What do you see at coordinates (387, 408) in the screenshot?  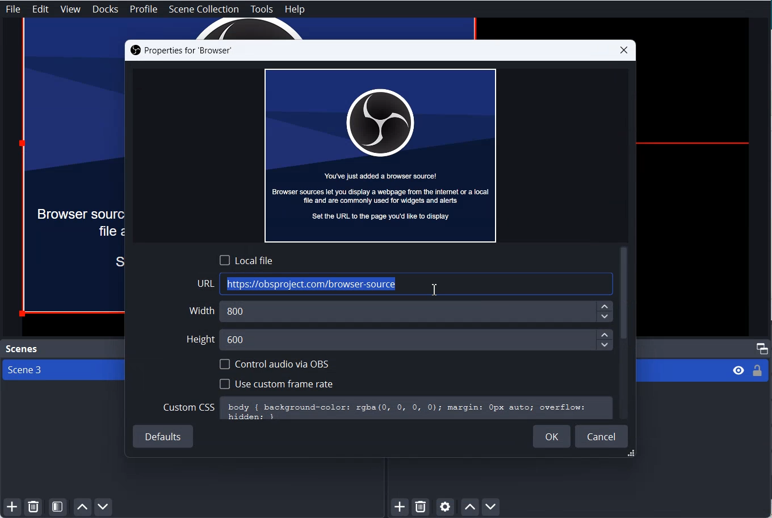 I see `Custom CSS` at bounding box center [387, 408].